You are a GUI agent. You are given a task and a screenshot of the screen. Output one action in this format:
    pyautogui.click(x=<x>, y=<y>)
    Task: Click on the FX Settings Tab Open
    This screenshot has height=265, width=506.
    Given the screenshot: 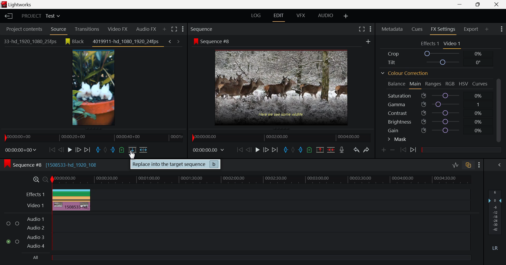 What is the action you would take?
    pyautogui.click(x=443, y=29)
    